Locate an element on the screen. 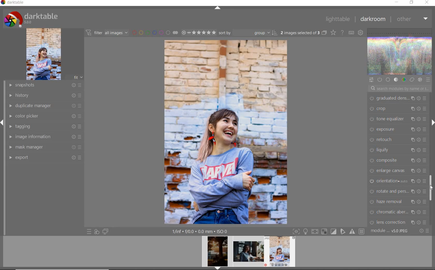  exposure is located at coordinates (398, 130).